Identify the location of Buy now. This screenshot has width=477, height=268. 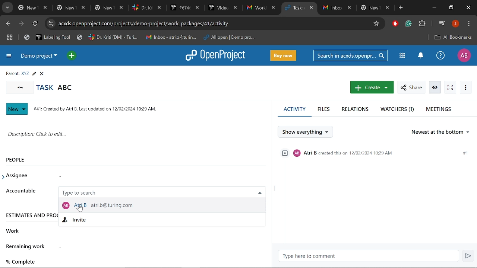
(283, 55).